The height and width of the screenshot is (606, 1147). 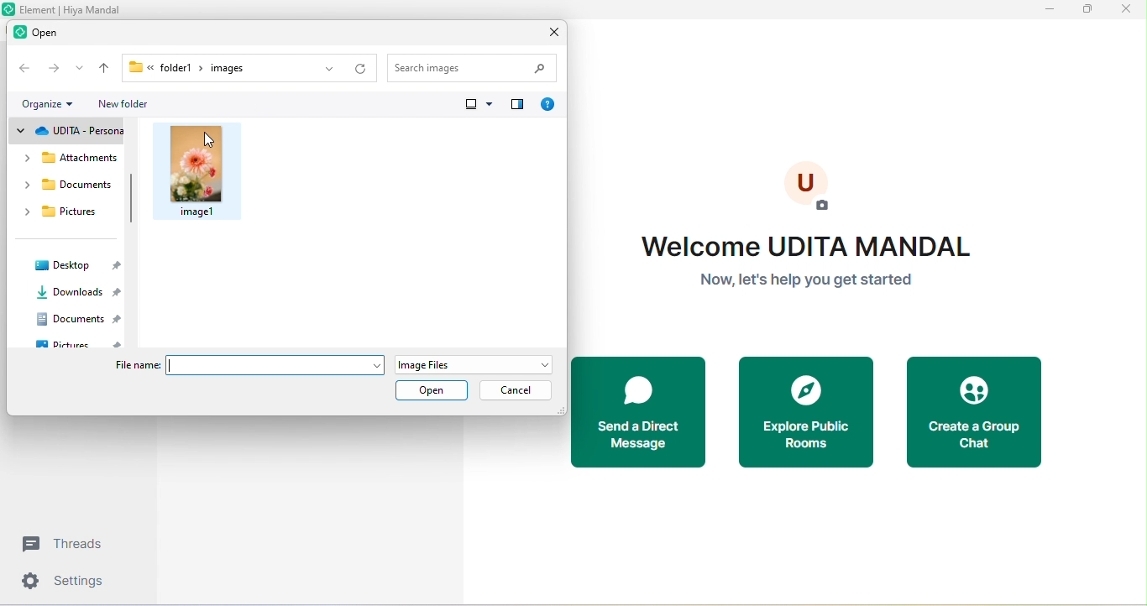 What do you see at coordinates (66, 583) in the screenshot?
I see `seeting` at bounding box center [66, 583].